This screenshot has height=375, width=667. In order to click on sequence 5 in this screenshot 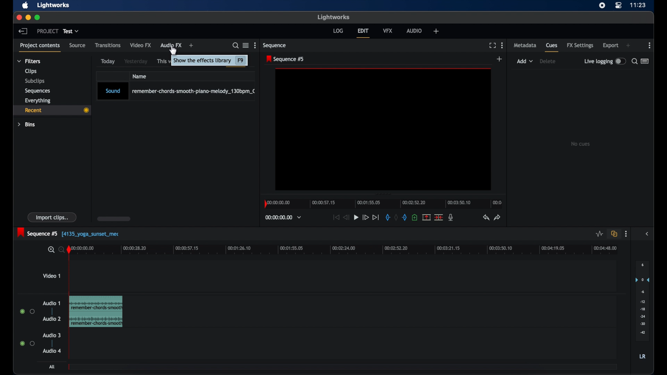, I will do `click(69, 233)`.